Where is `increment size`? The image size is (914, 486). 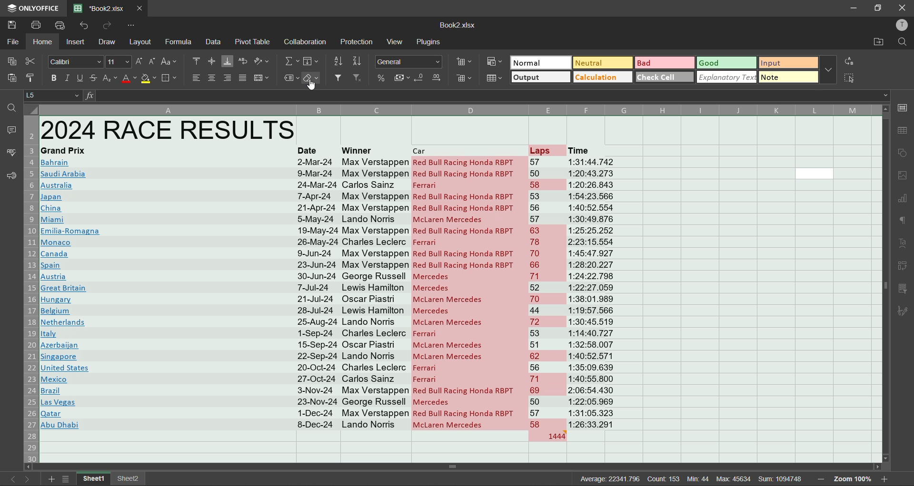 increment size is located at coordinates (140, 62).